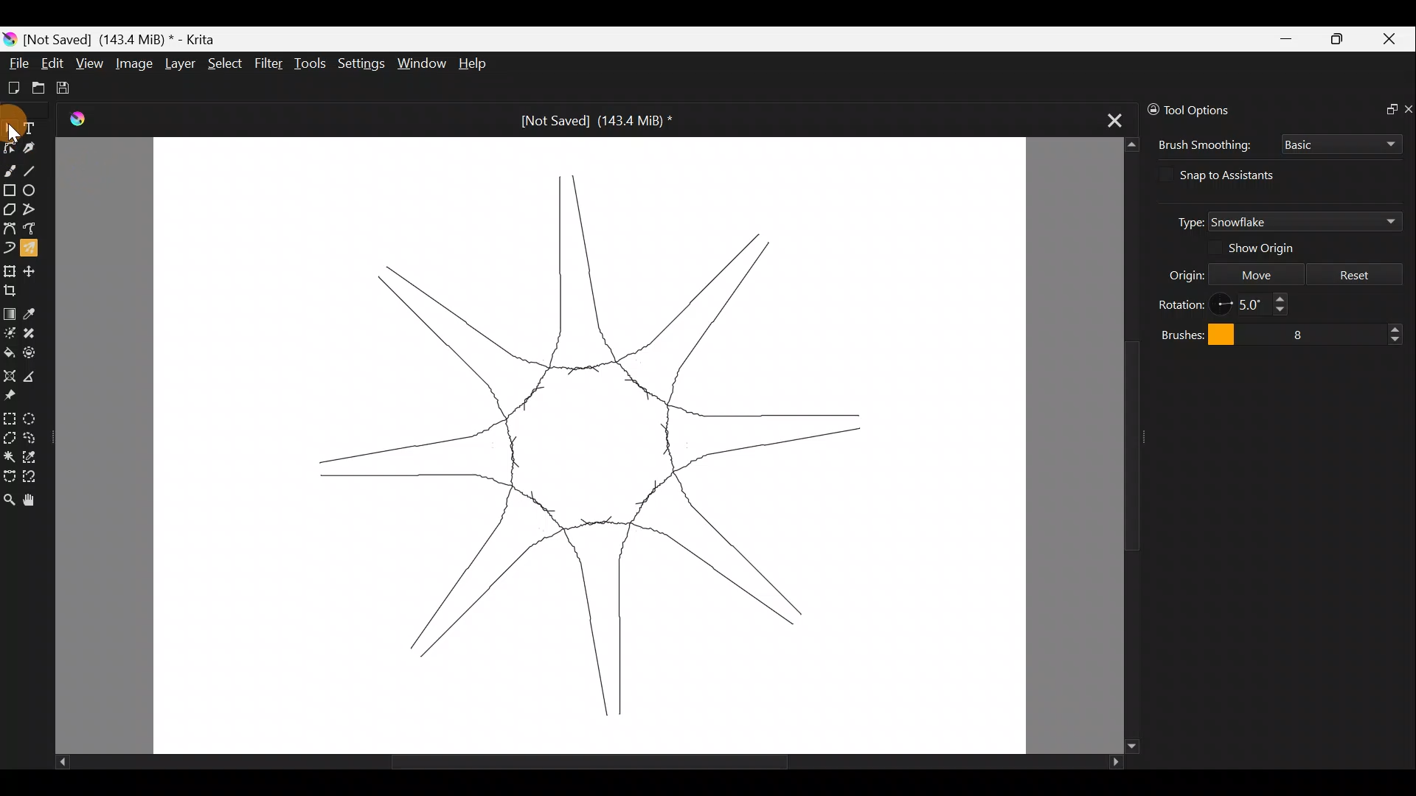 This screenshot has width=1416, height=796. What do you see at coordinates (14, 88) in the screenshot?
I see `Create new document` at bounding box center [14, 88].